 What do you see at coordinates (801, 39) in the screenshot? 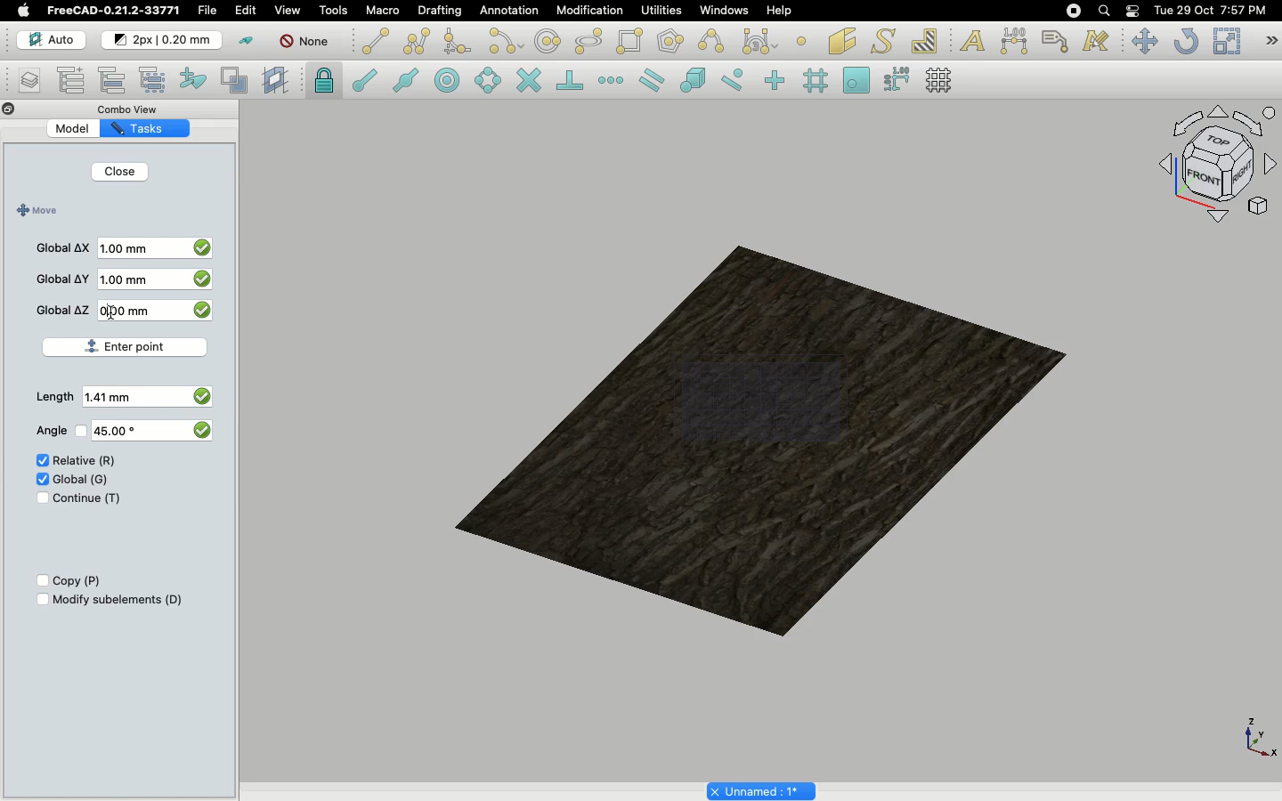
I see `Point` at bounding box center [801, 39].